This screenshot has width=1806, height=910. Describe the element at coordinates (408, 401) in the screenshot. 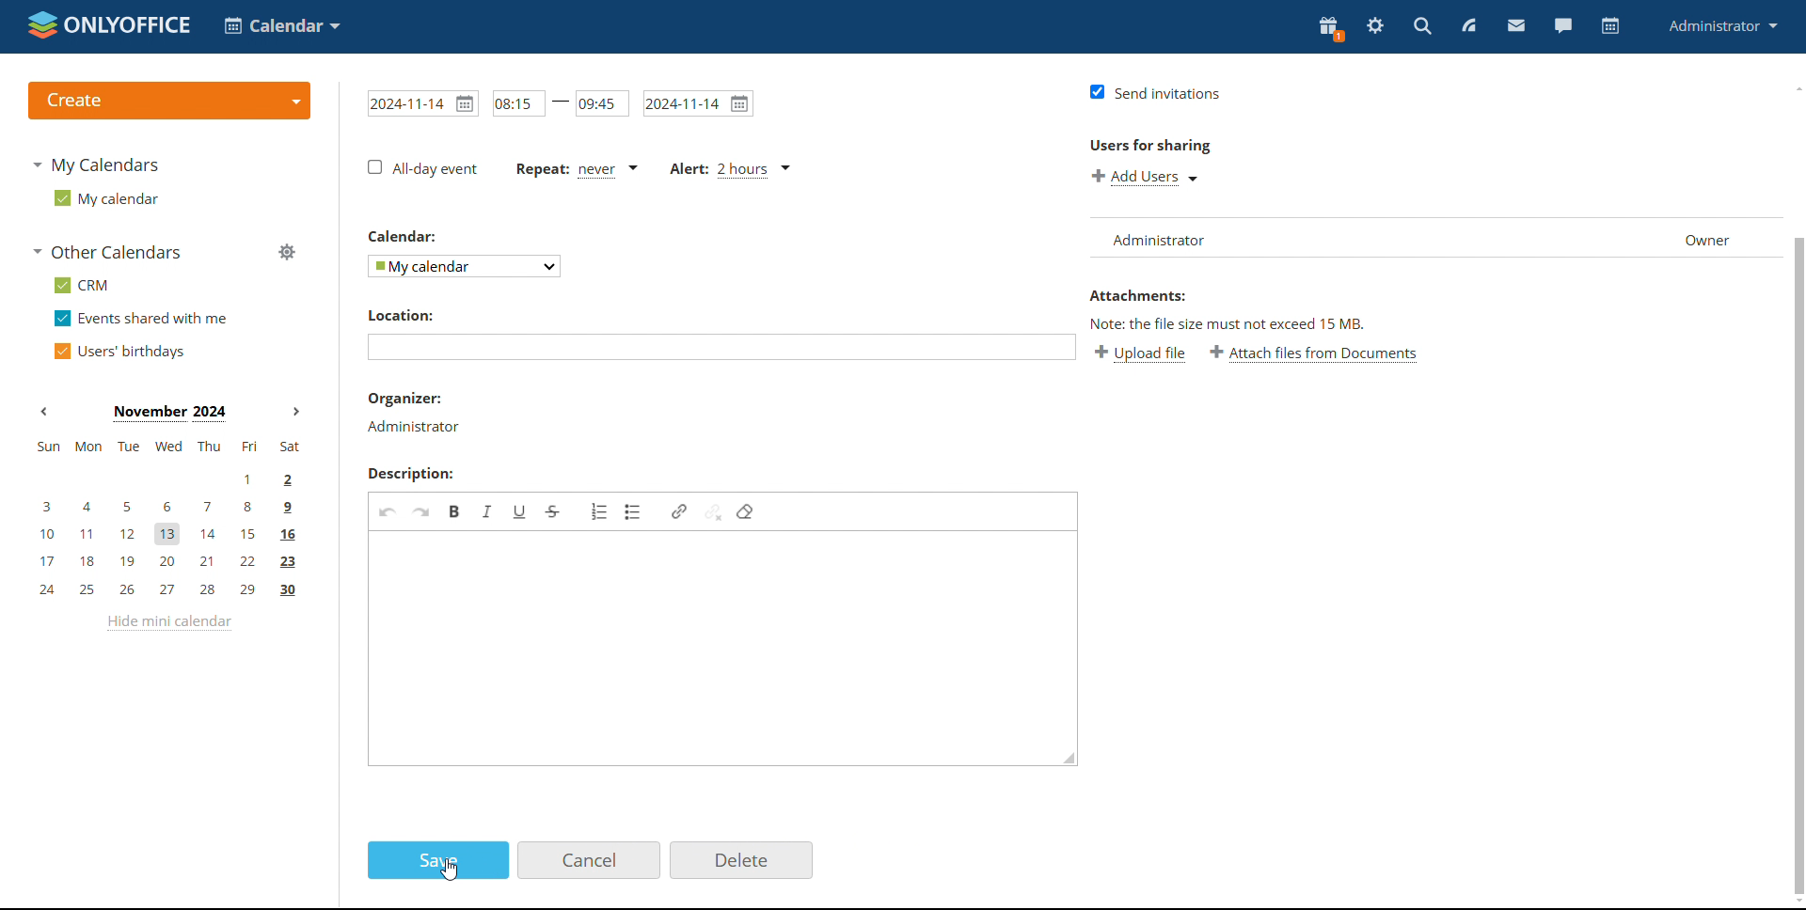

I see `organizer label` at that location.